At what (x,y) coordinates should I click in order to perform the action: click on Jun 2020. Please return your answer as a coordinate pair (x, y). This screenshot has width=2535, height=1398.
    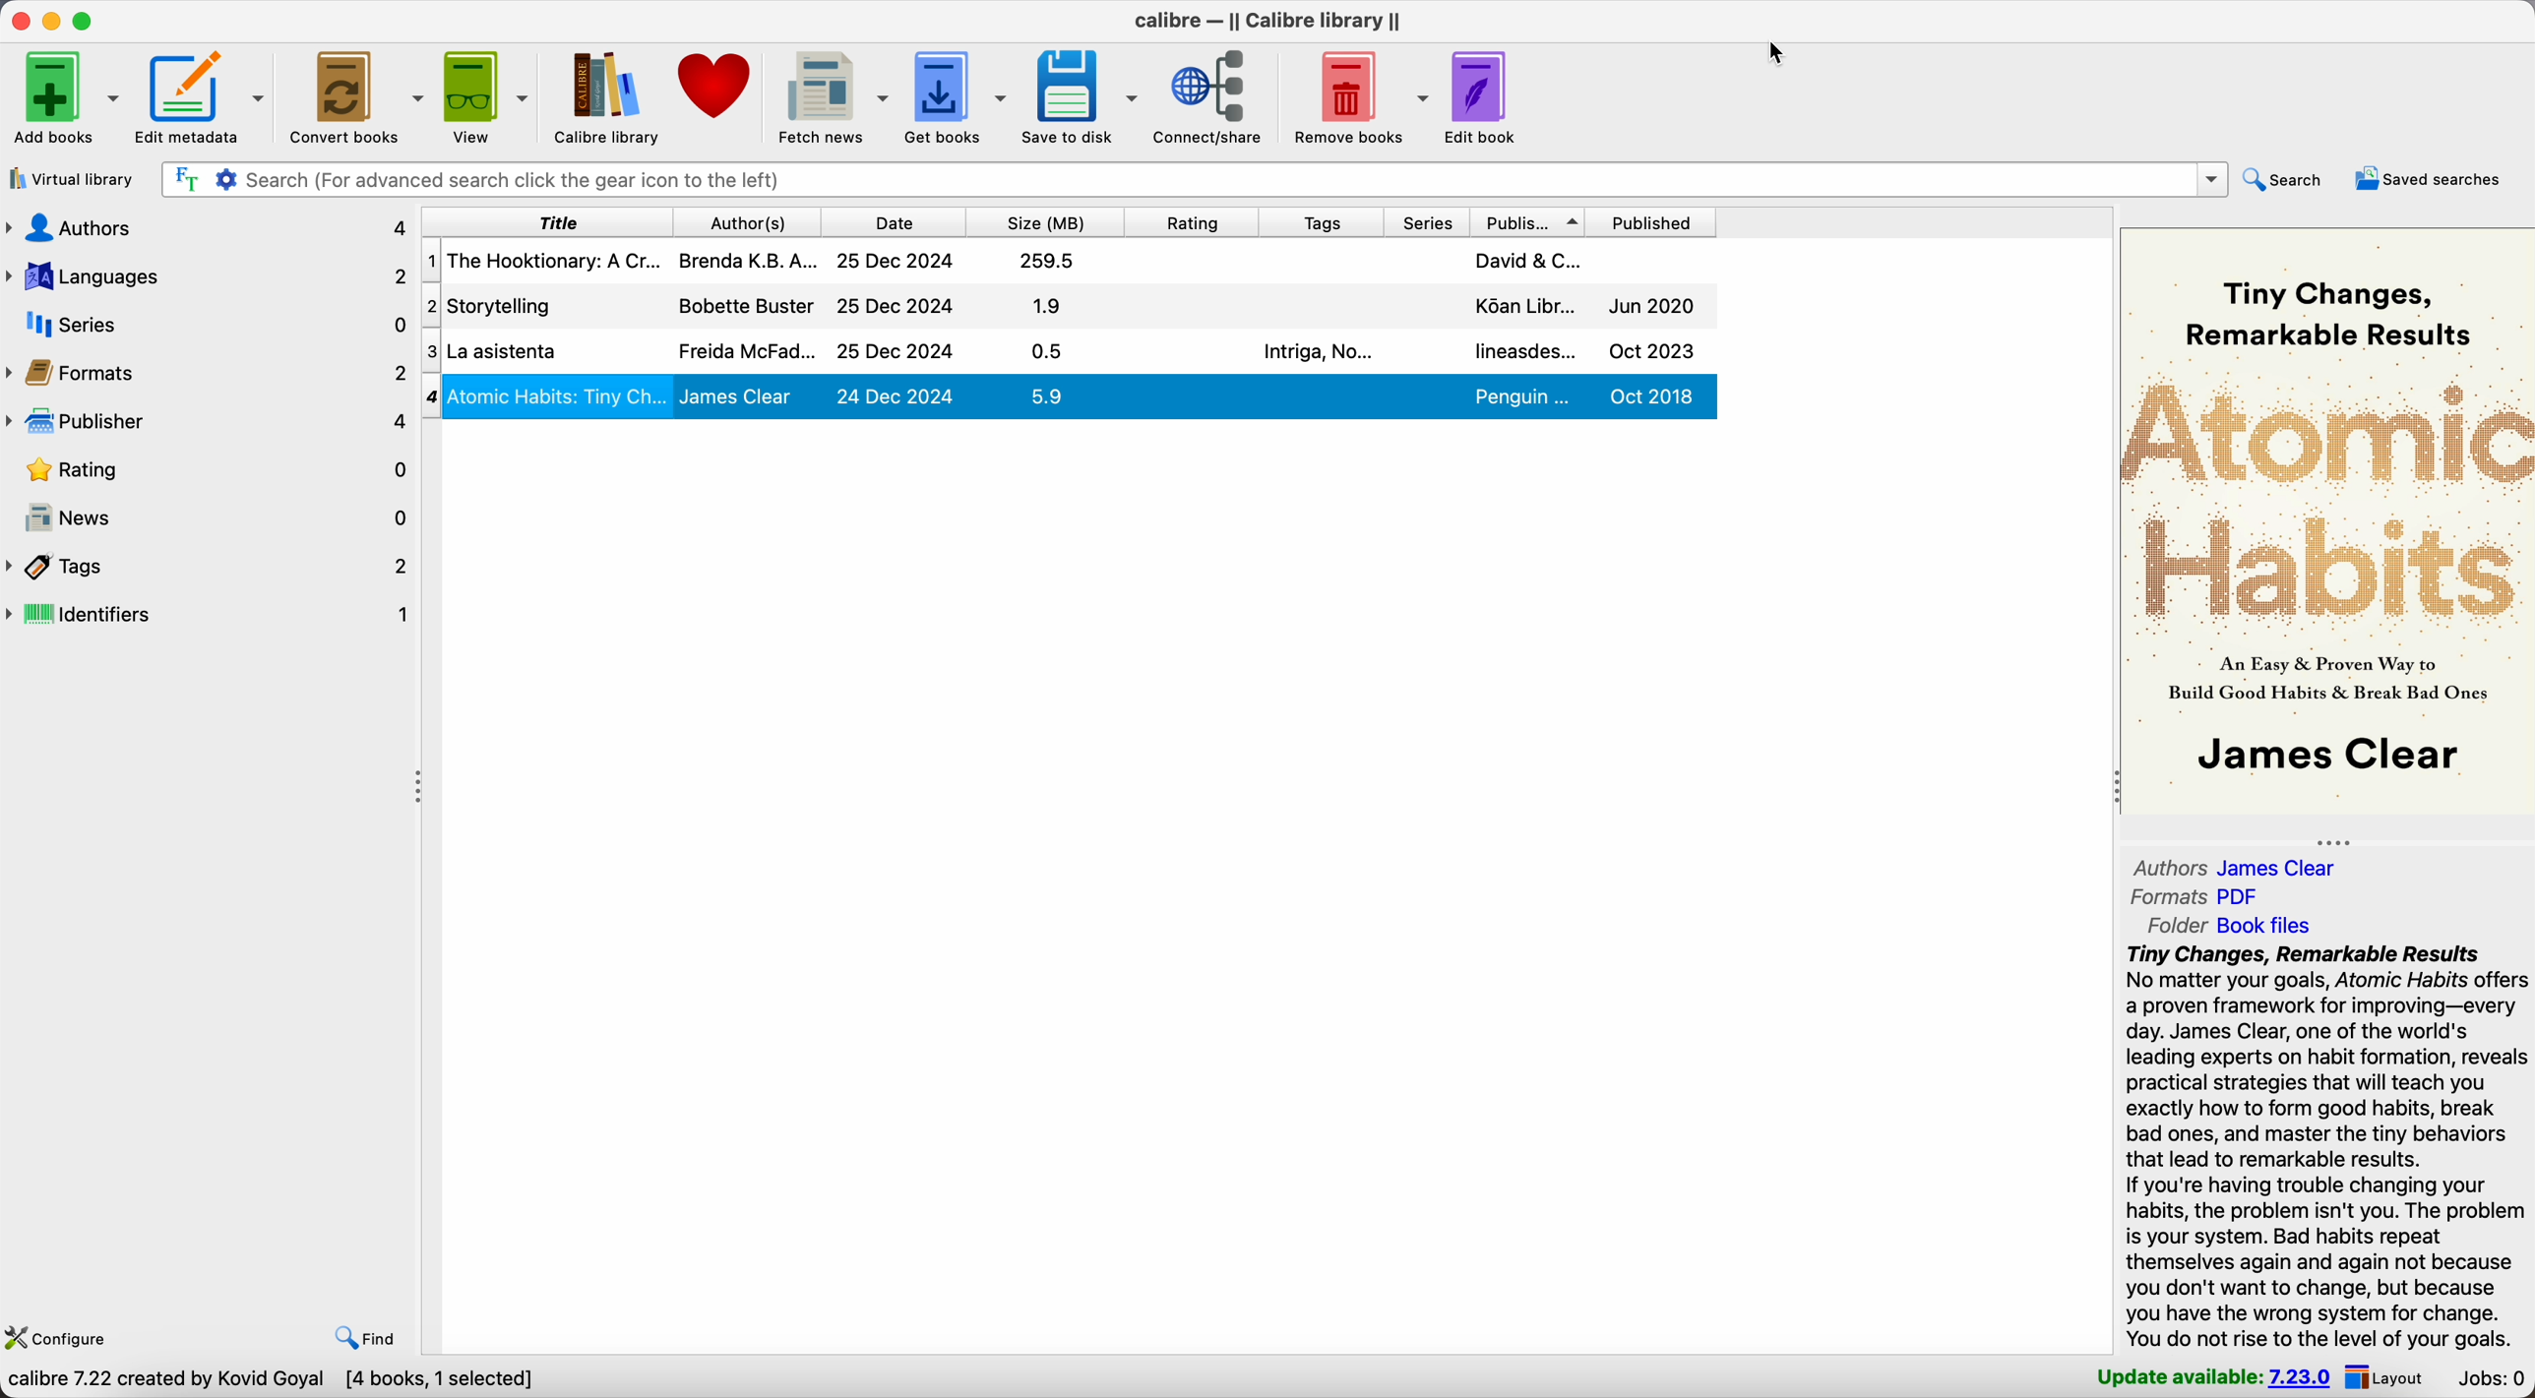
    Looking at the image, I should click on (1651, 306).